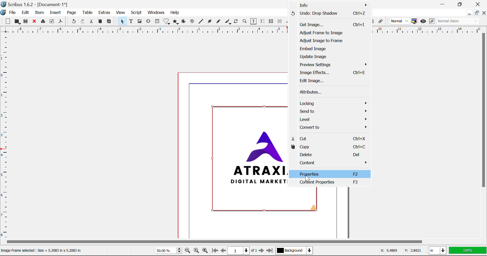 The width and height of the screenshot is (487, 256). Describe the element at coordinates (25, 13) in the screenshot. I see `Edit` at that location.